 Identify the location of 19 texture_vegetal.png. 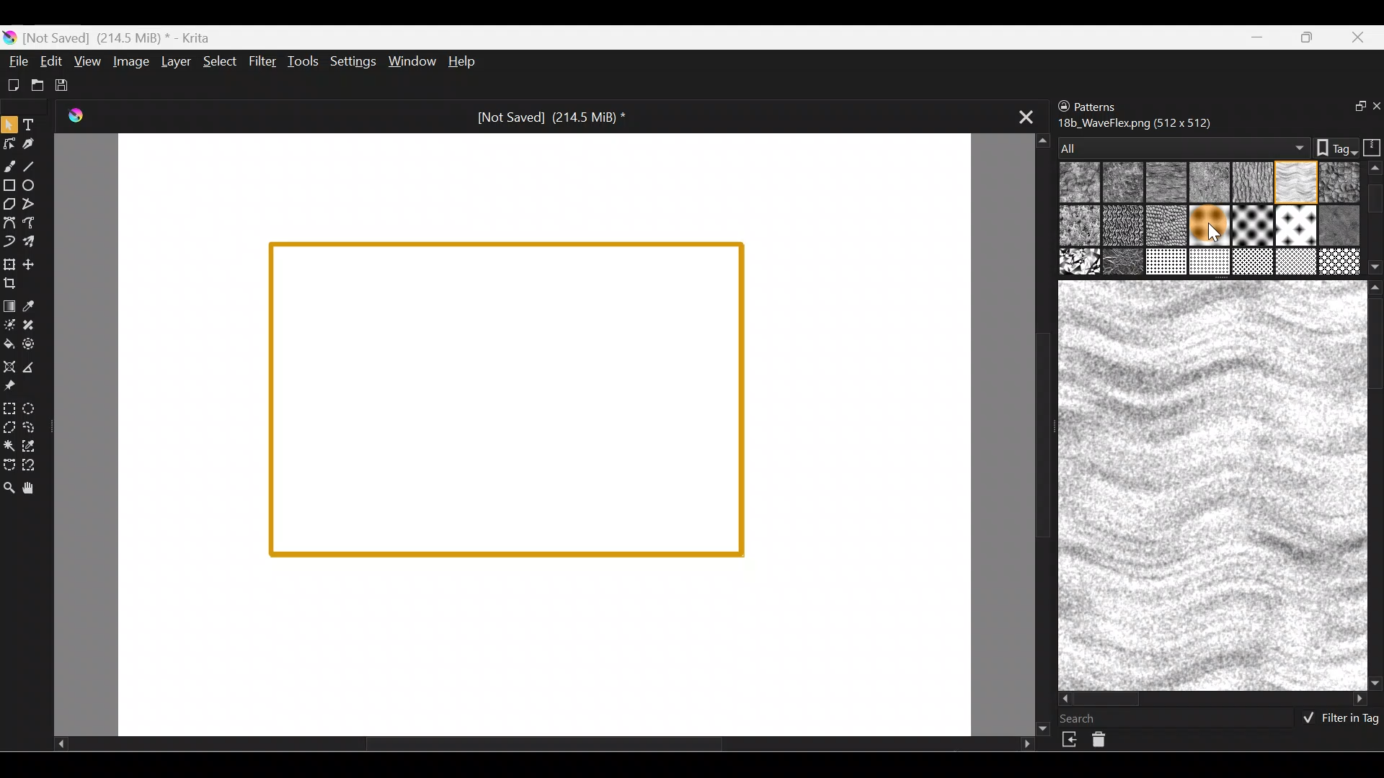
(1339, 261).